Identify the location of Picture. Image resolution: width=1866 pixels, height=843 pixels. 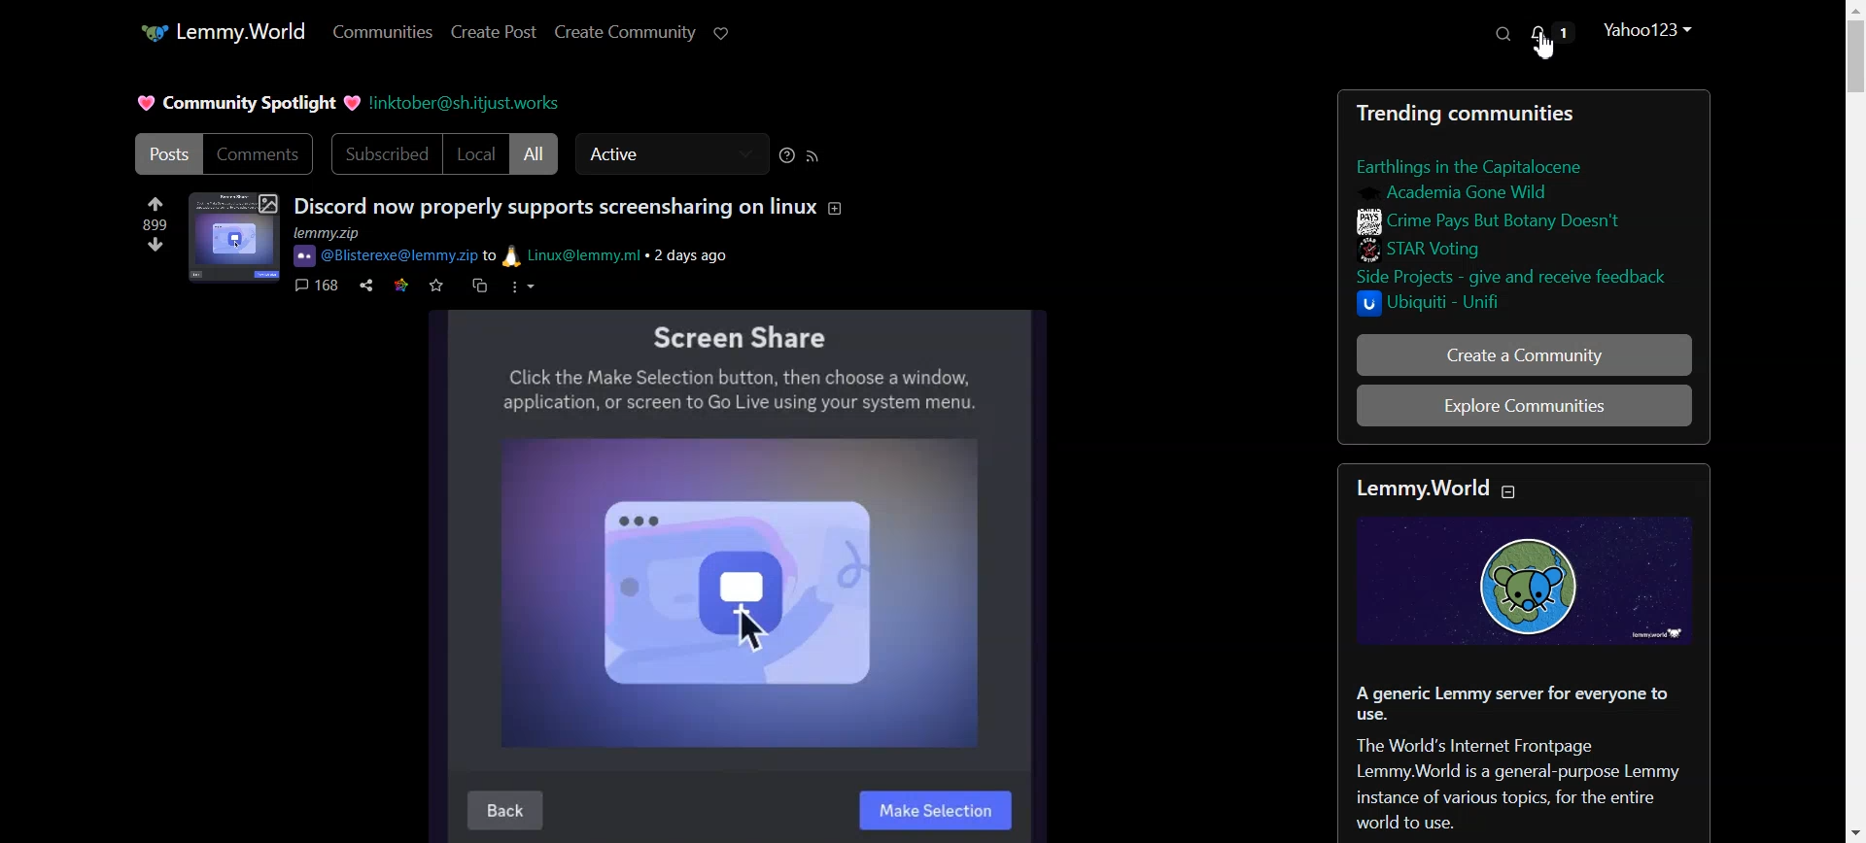
(740, 573).